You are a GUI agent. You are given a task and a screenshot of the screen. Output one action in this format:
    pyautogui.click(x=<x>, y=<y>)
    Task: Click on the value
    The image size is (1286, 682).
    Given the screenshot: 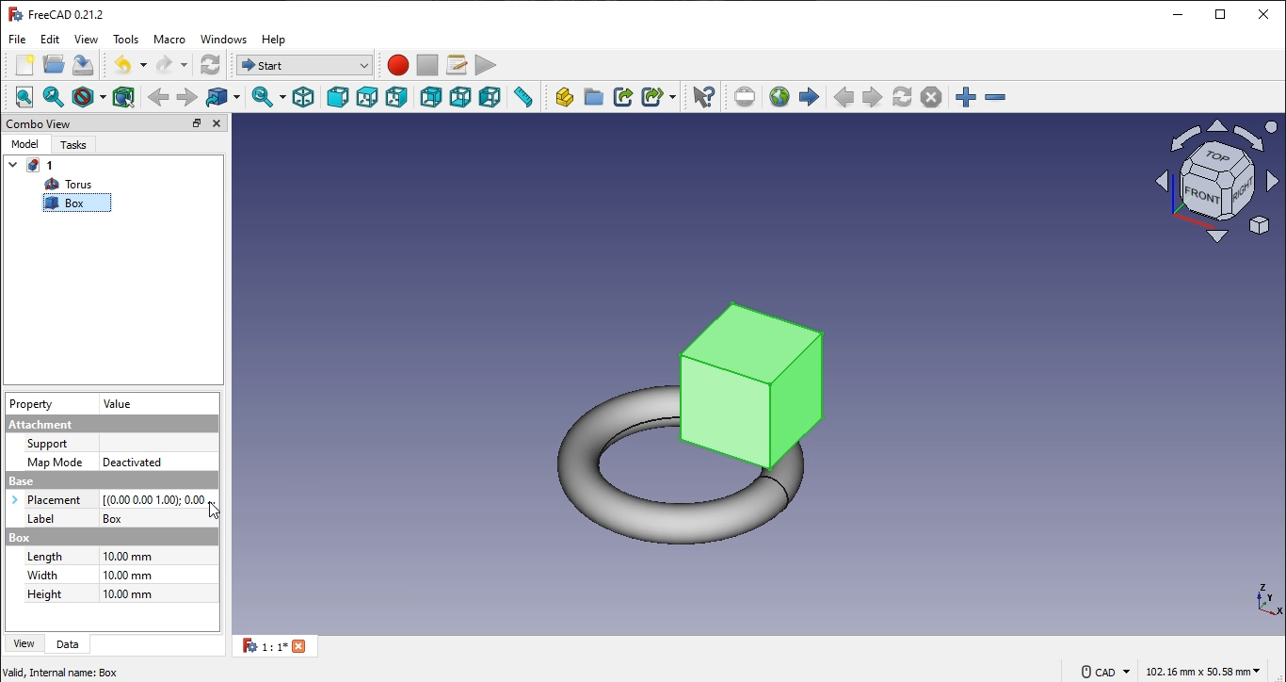 What is the action you would take?
    pyautogui.click(x=119, y=404)
    